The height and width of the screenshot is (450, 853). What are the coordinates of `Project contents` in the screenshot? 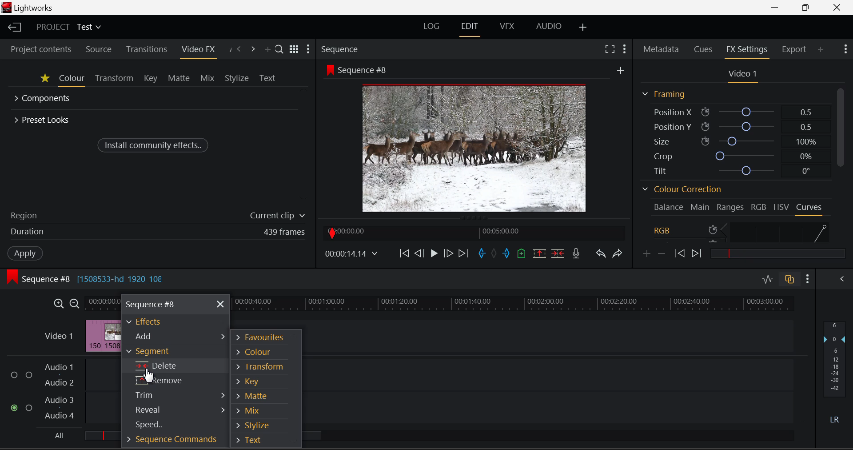 It's located at (41, 49).